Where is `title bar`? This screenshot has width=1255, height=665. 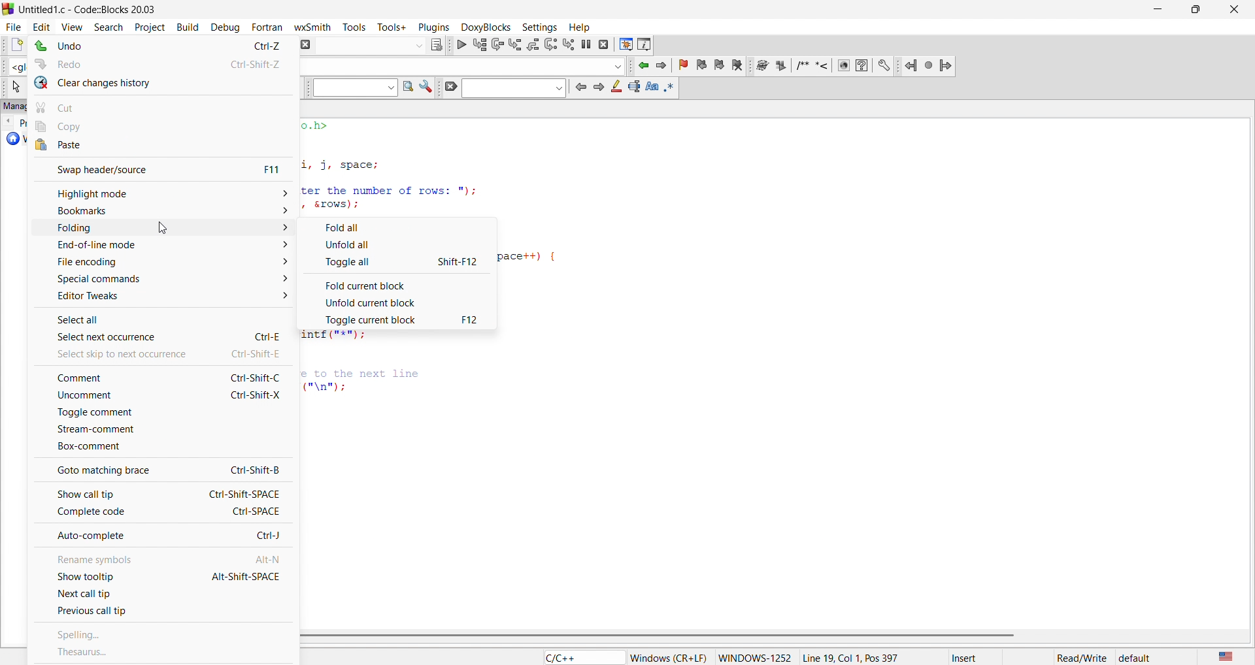 title bar is located at coordinates (90, 8).